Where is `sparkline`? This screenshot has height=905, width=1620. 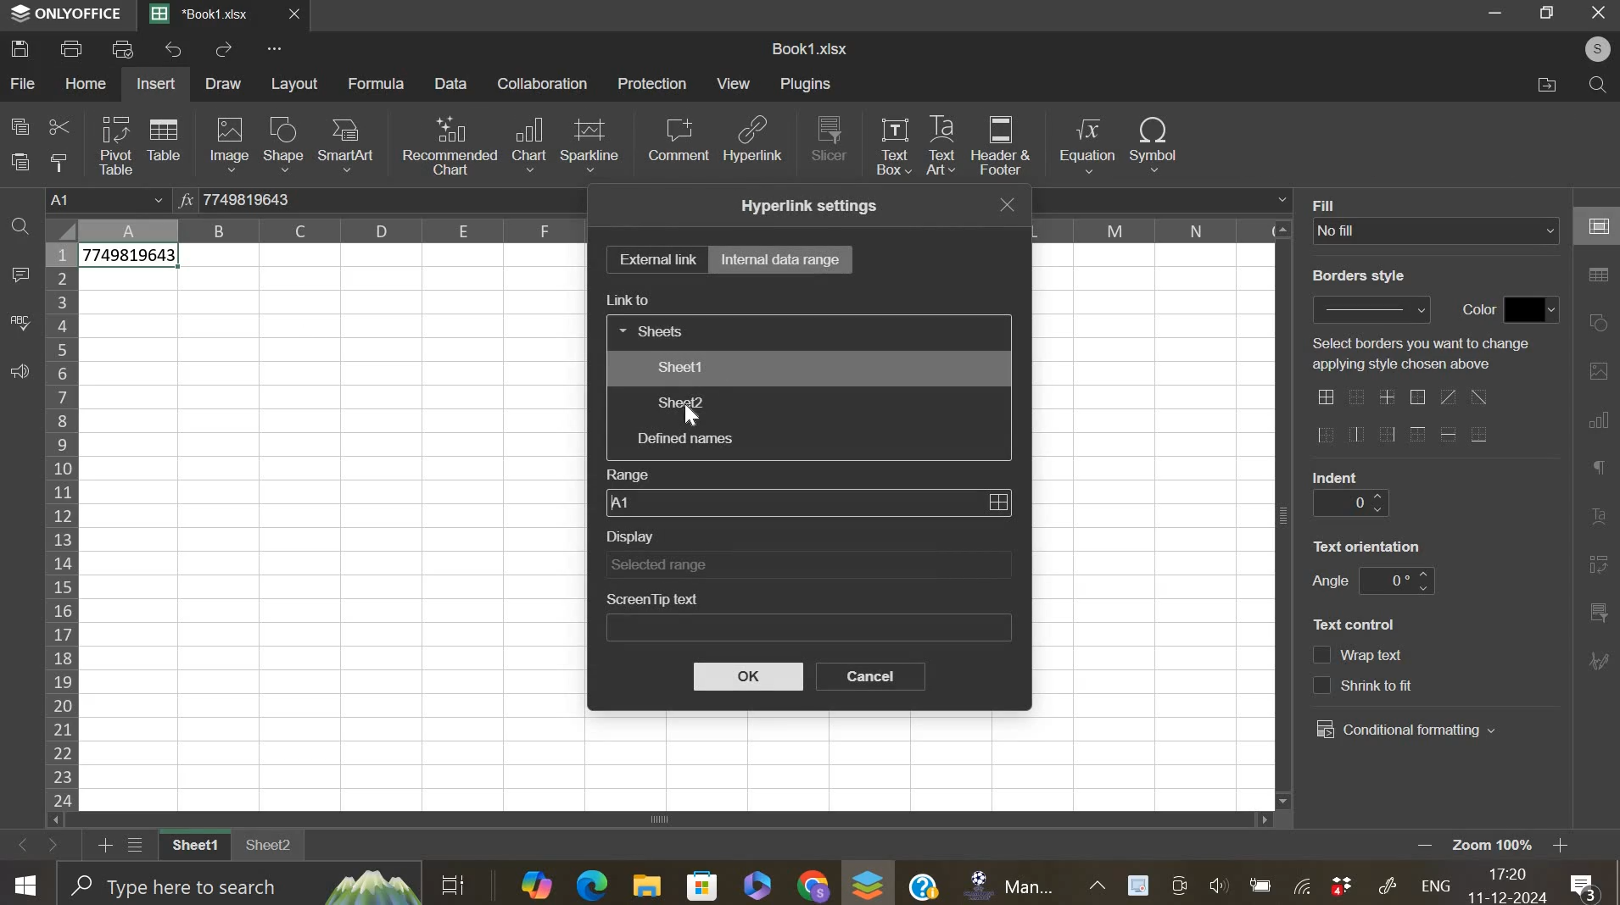 sparkline is located at coordinates (589, 143).